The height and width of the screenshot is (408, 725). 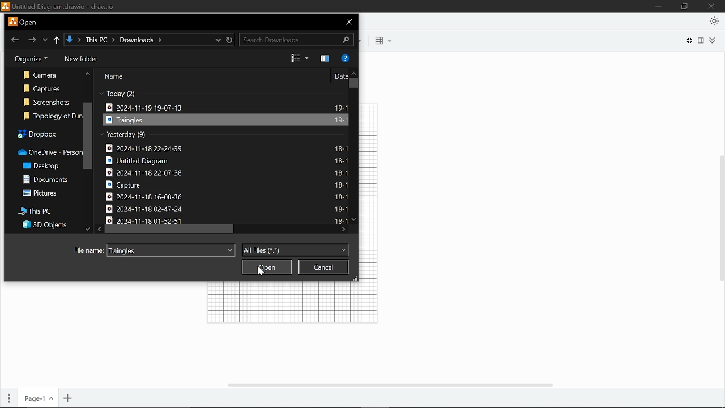 I want to click on Name, so click(x=115, y=76).